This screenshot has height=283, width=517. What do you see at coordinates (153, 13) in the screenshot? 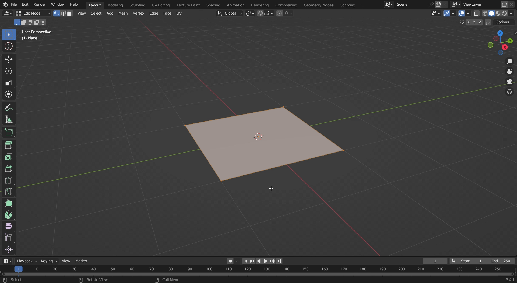
I see `Edge` at bounding box center [153, 13].